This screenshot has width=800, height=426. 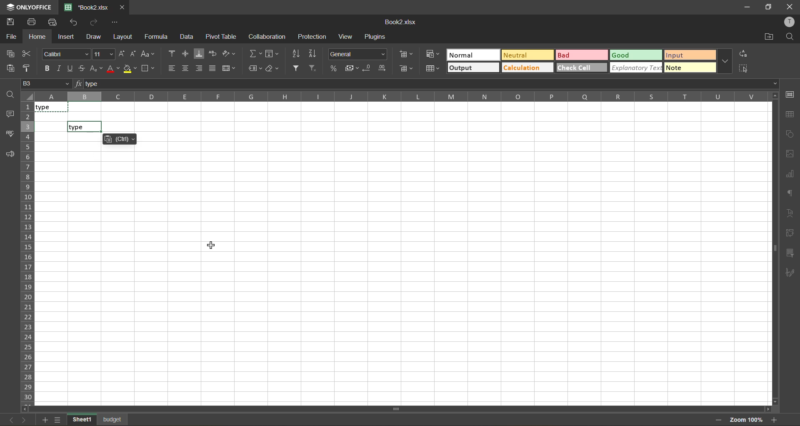 What do you see at coordinates (382, 68) in the screenshot?
I see `increase decimal` at bounding box center [382, 68].